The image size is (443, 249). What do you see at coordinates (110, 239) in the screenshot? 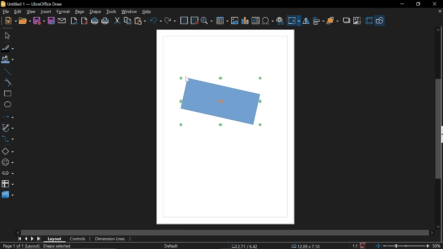
I see `dimension lines` at bounding box center [110, 239].